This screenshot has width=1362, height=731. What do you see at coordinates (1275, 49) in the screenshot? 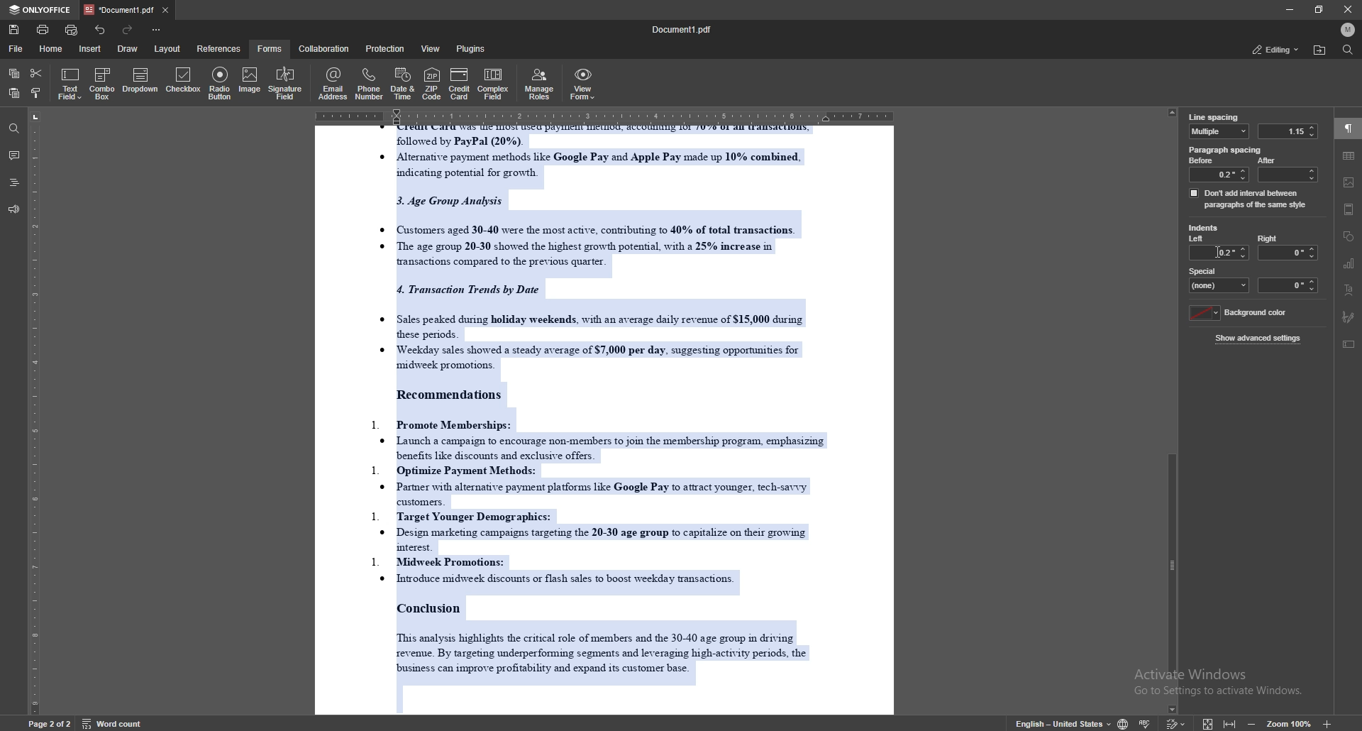
I see `status` at bounding box center [1275, 49].